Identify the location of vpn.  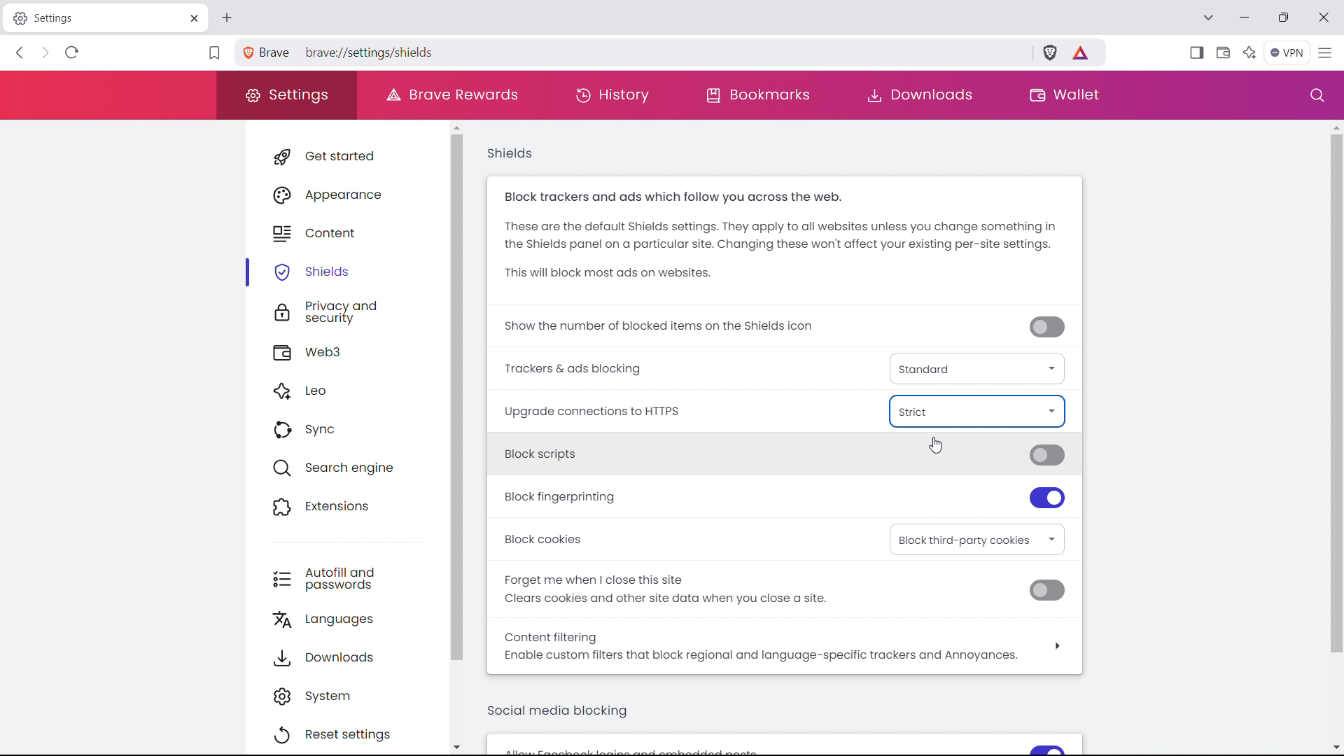
(1287, 53).